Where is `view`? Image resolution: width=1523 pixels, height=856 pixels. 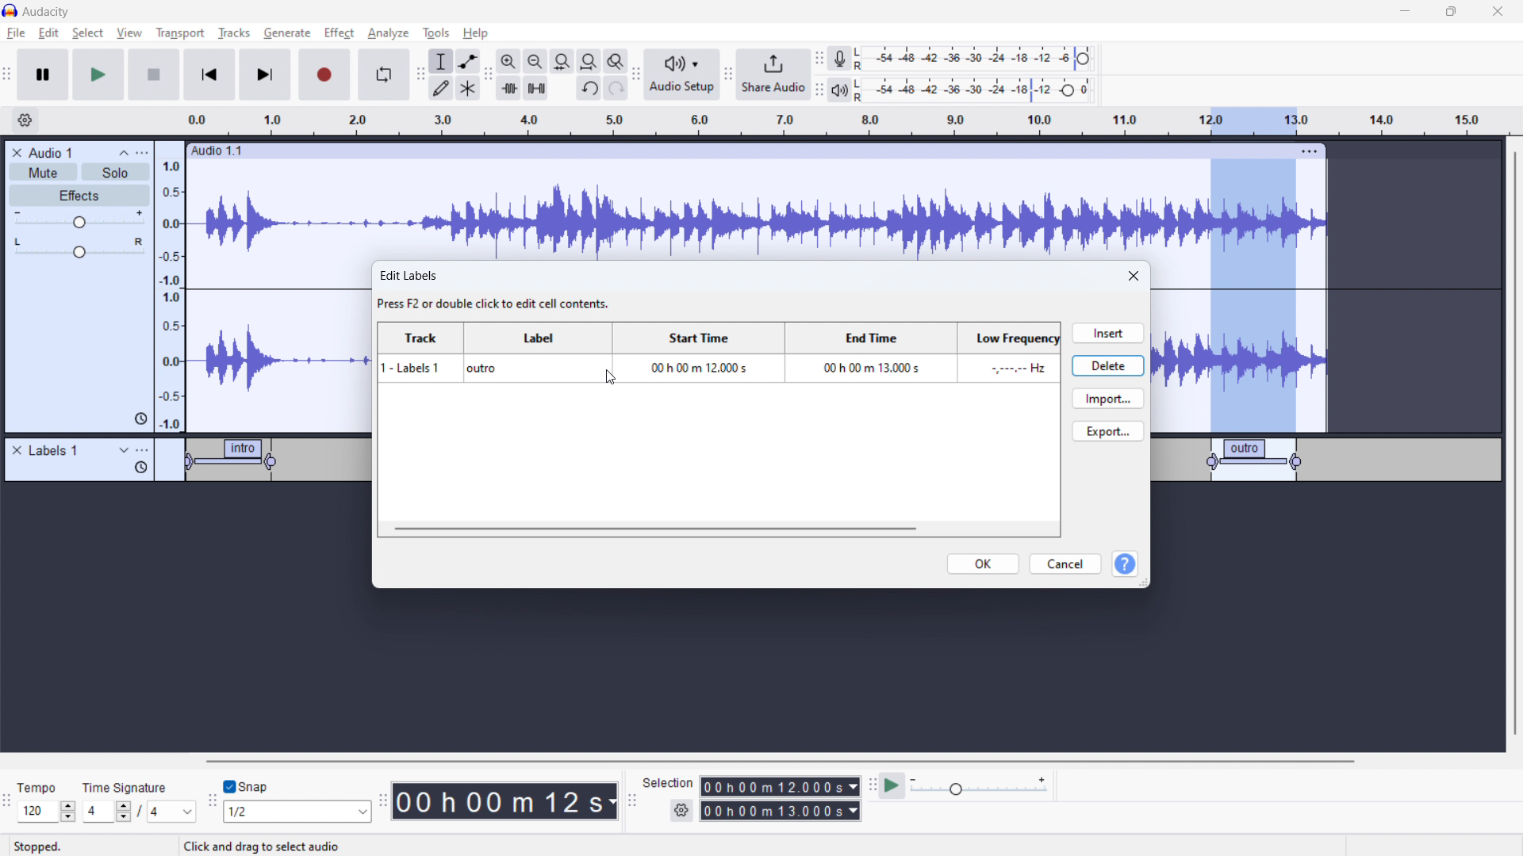 view is located at coordinates (129, 32).